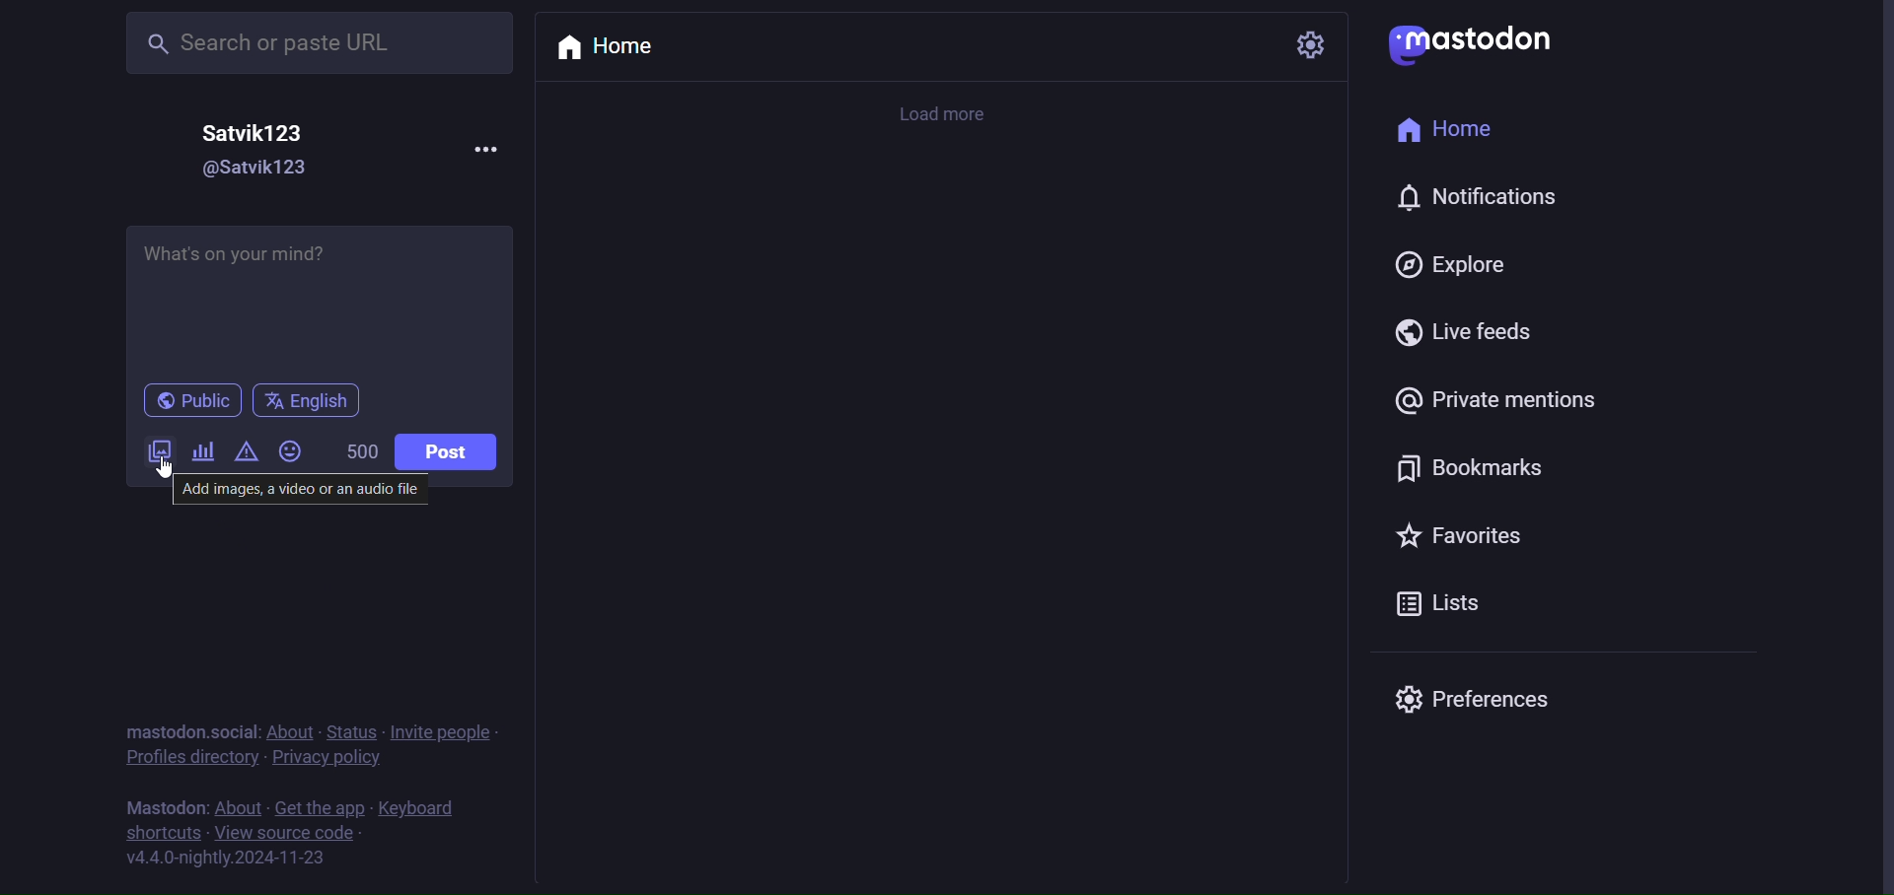 Image resolution: width=1894 pixels, height=895 pixels. I want to click on about, so click(290, 731).